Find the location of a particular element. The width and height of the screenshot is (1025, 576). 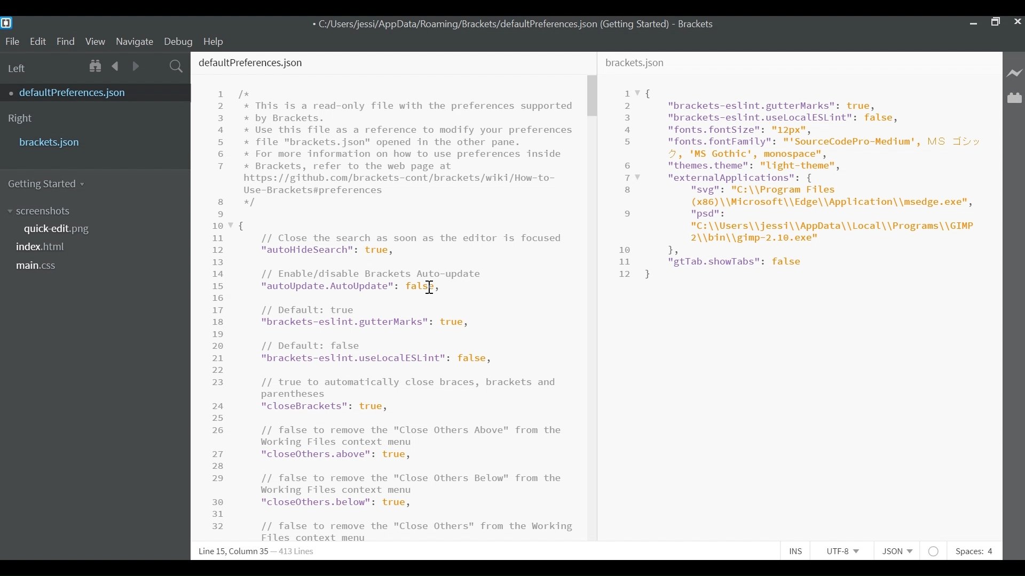

Split the Editor Vertically or Horizontally is located at coordinates (155, 65).